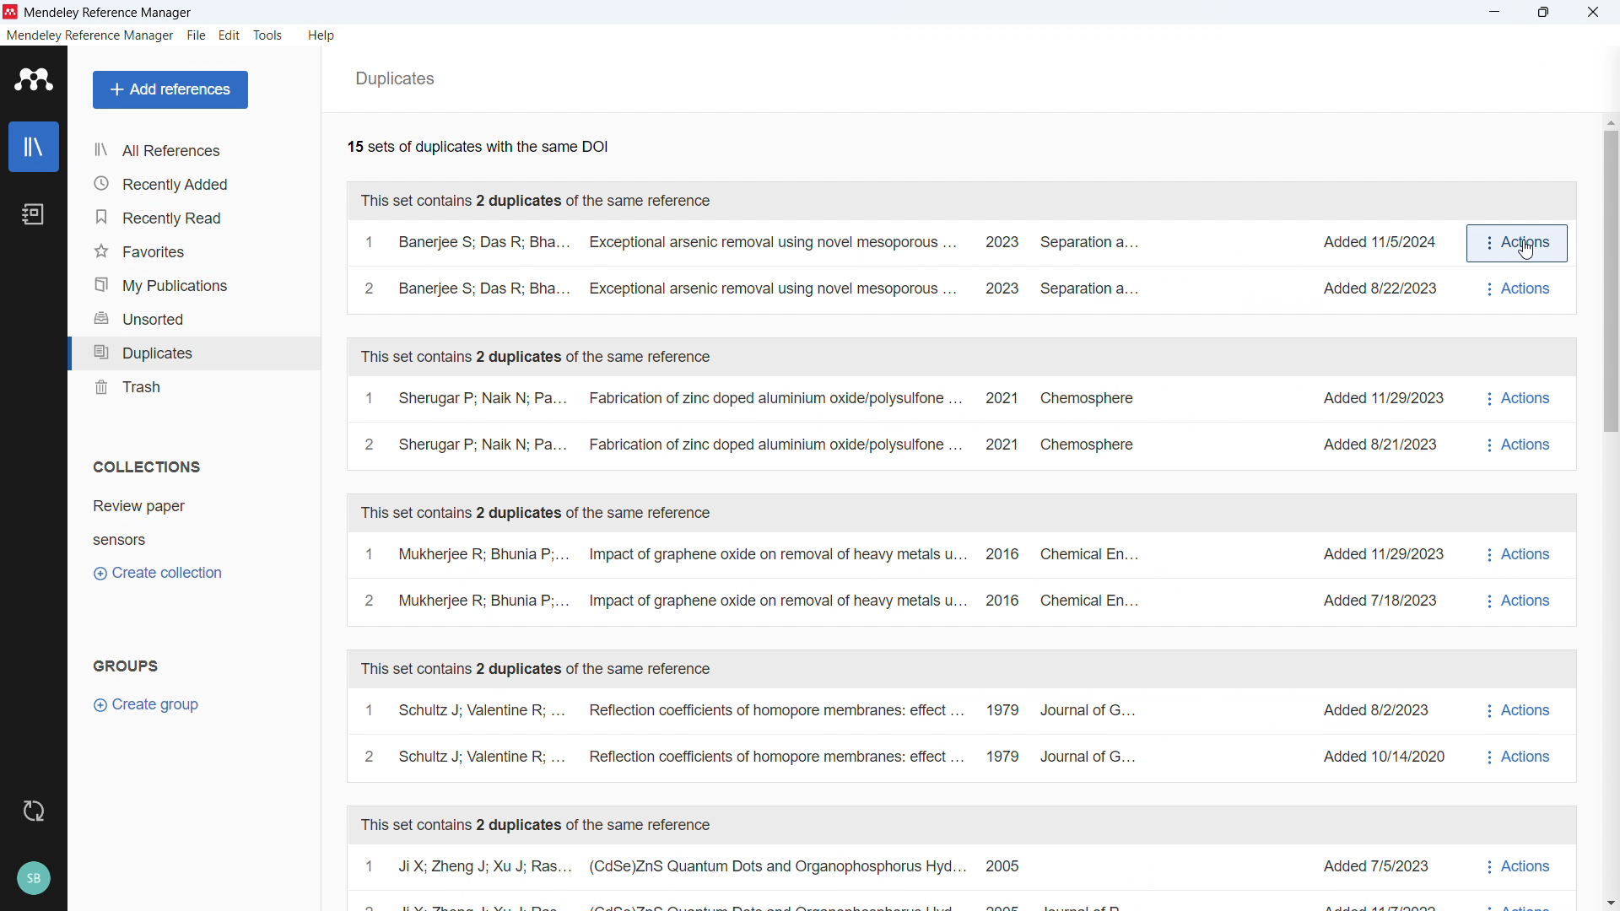  What do you see at coordinates (322, 36) in the screenshot?
I see `Help ` at bounding box center [322, 36].